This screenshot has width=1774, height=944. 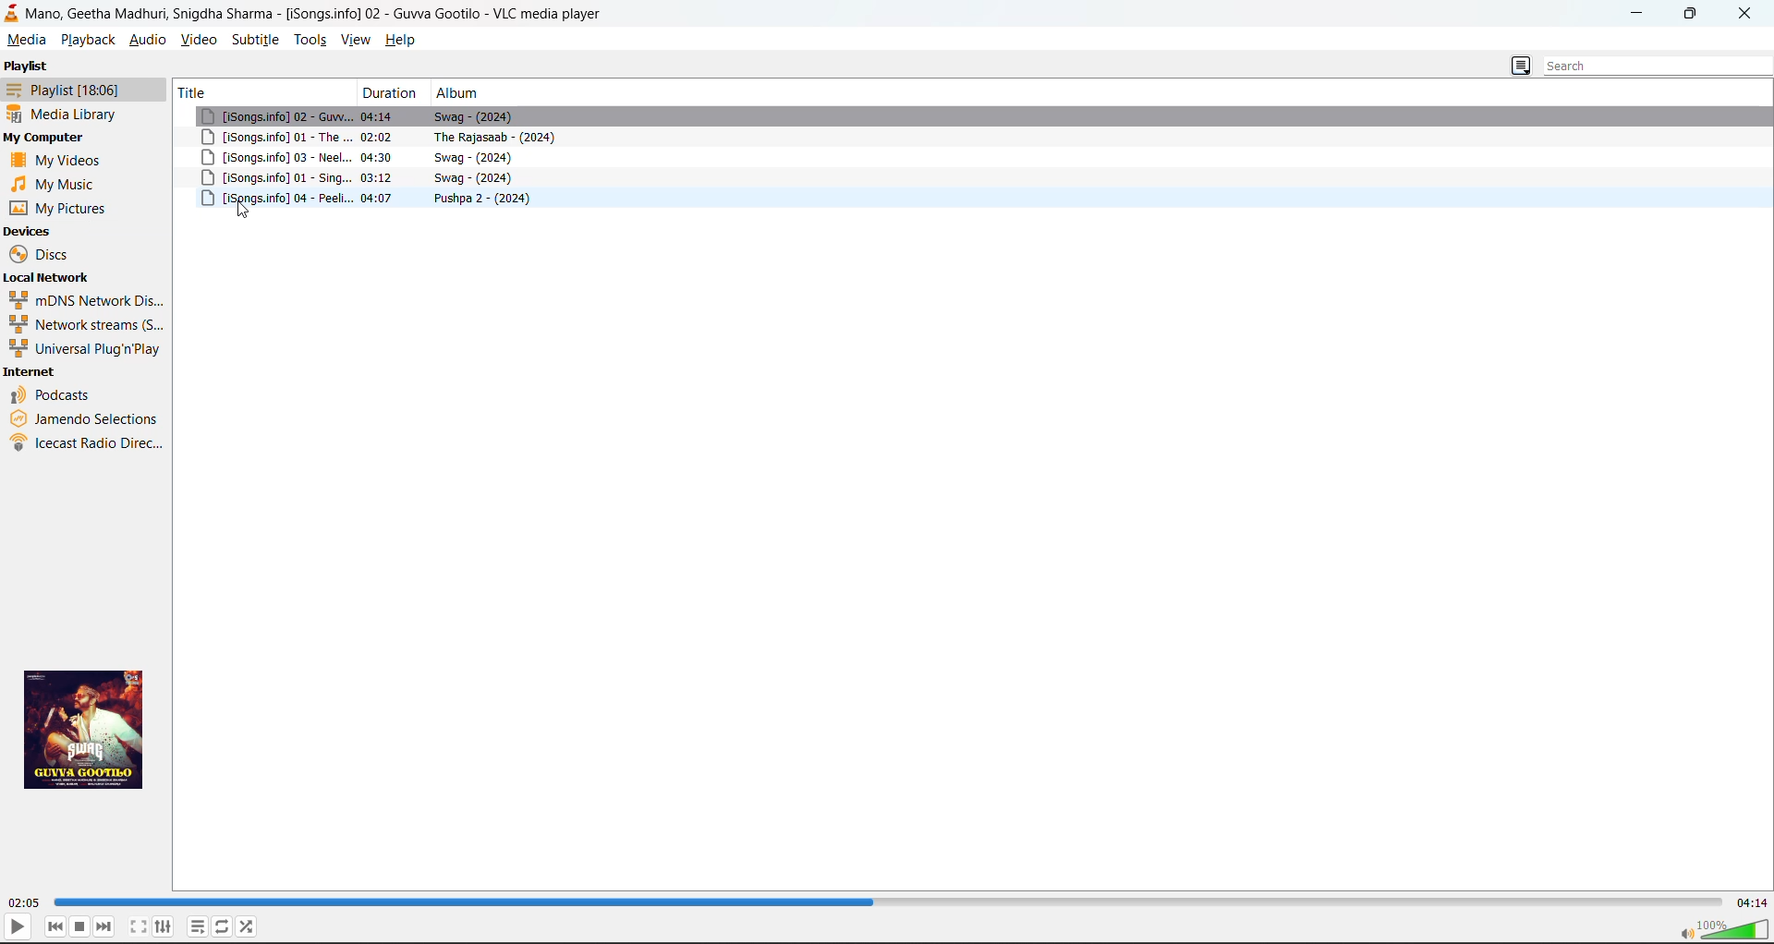 I want to click on pictures, so click(x=64, y=208).